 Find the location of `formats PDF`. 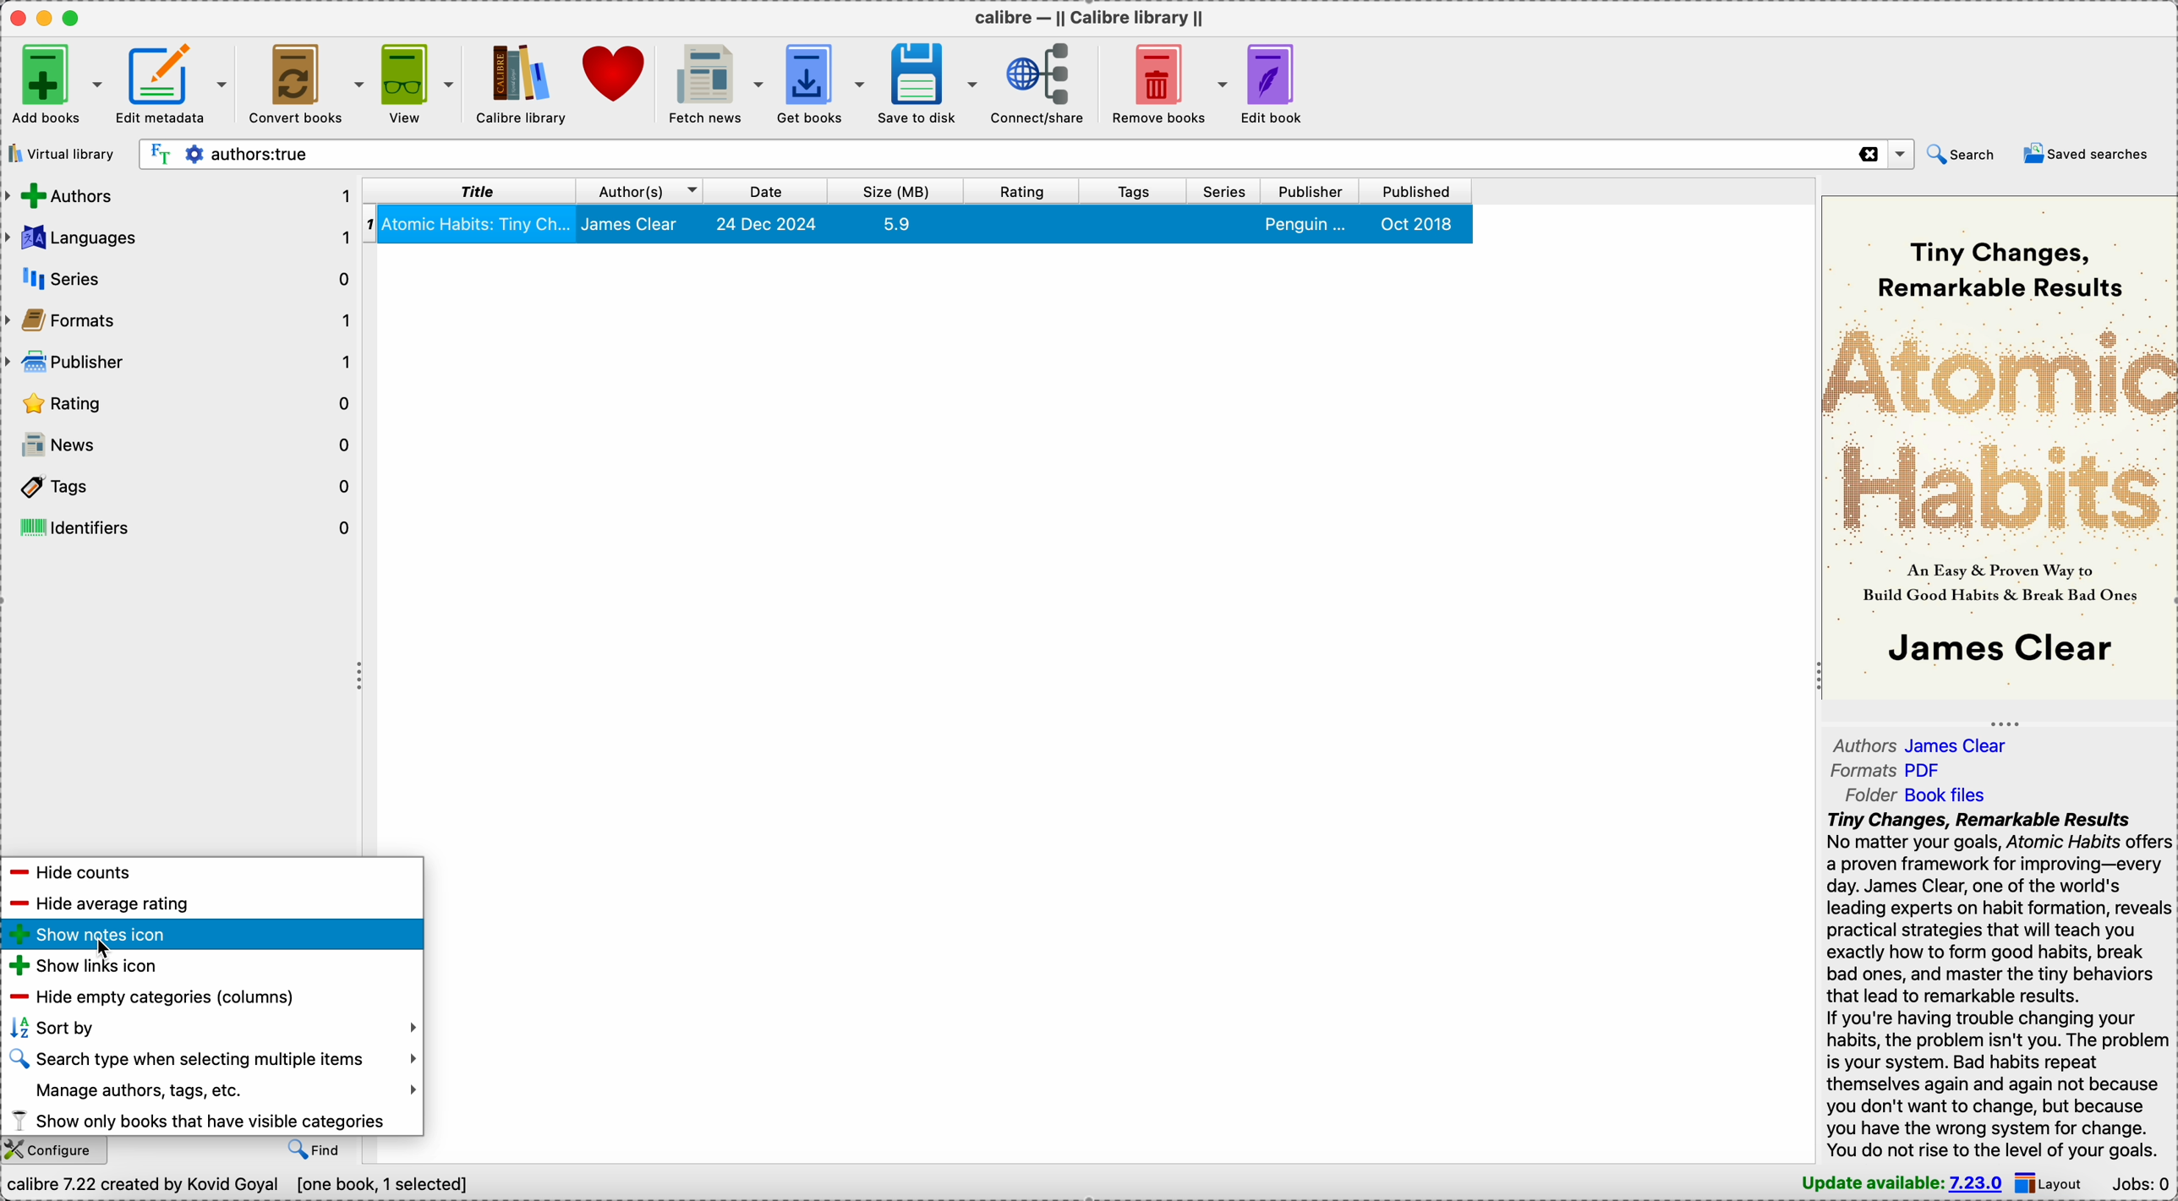

formats PDF is located at coordinates (1890, 772).